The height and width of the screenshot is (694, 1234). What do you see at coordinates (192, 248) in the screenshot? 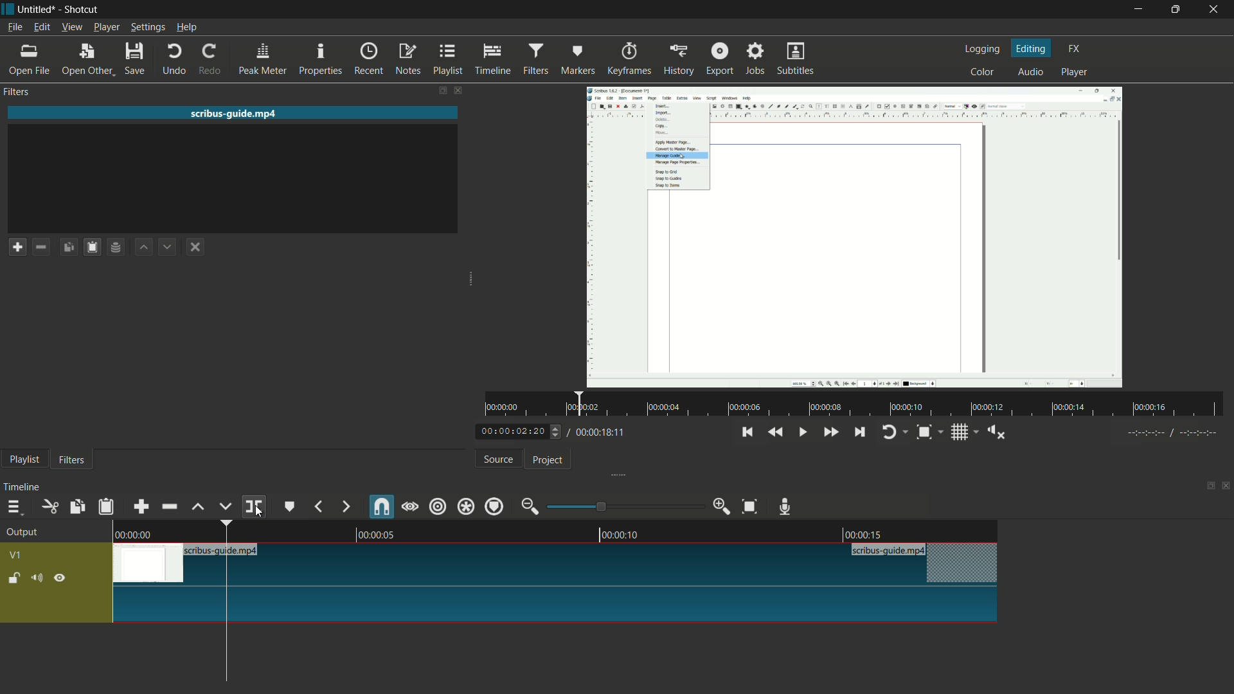
I see `deselect the filter` at bounding box center [192, 248].